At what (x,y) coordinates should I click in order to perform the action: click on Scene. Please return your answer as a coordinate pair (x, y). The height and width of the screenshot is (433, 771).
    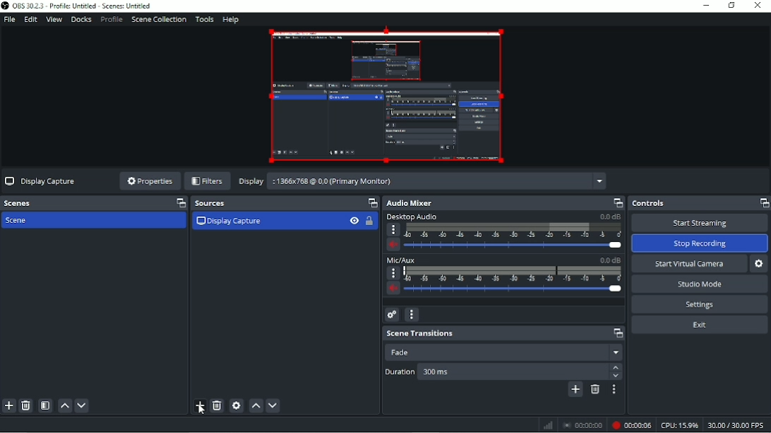
    Looking at the image, I should click on (20, 221).